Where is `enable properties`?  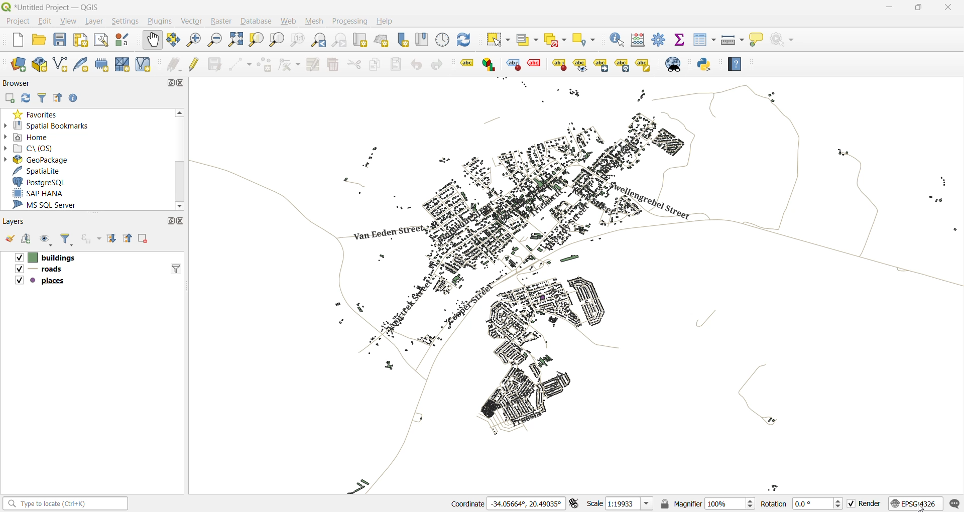
enable properties is located at coordinates (74, 98).